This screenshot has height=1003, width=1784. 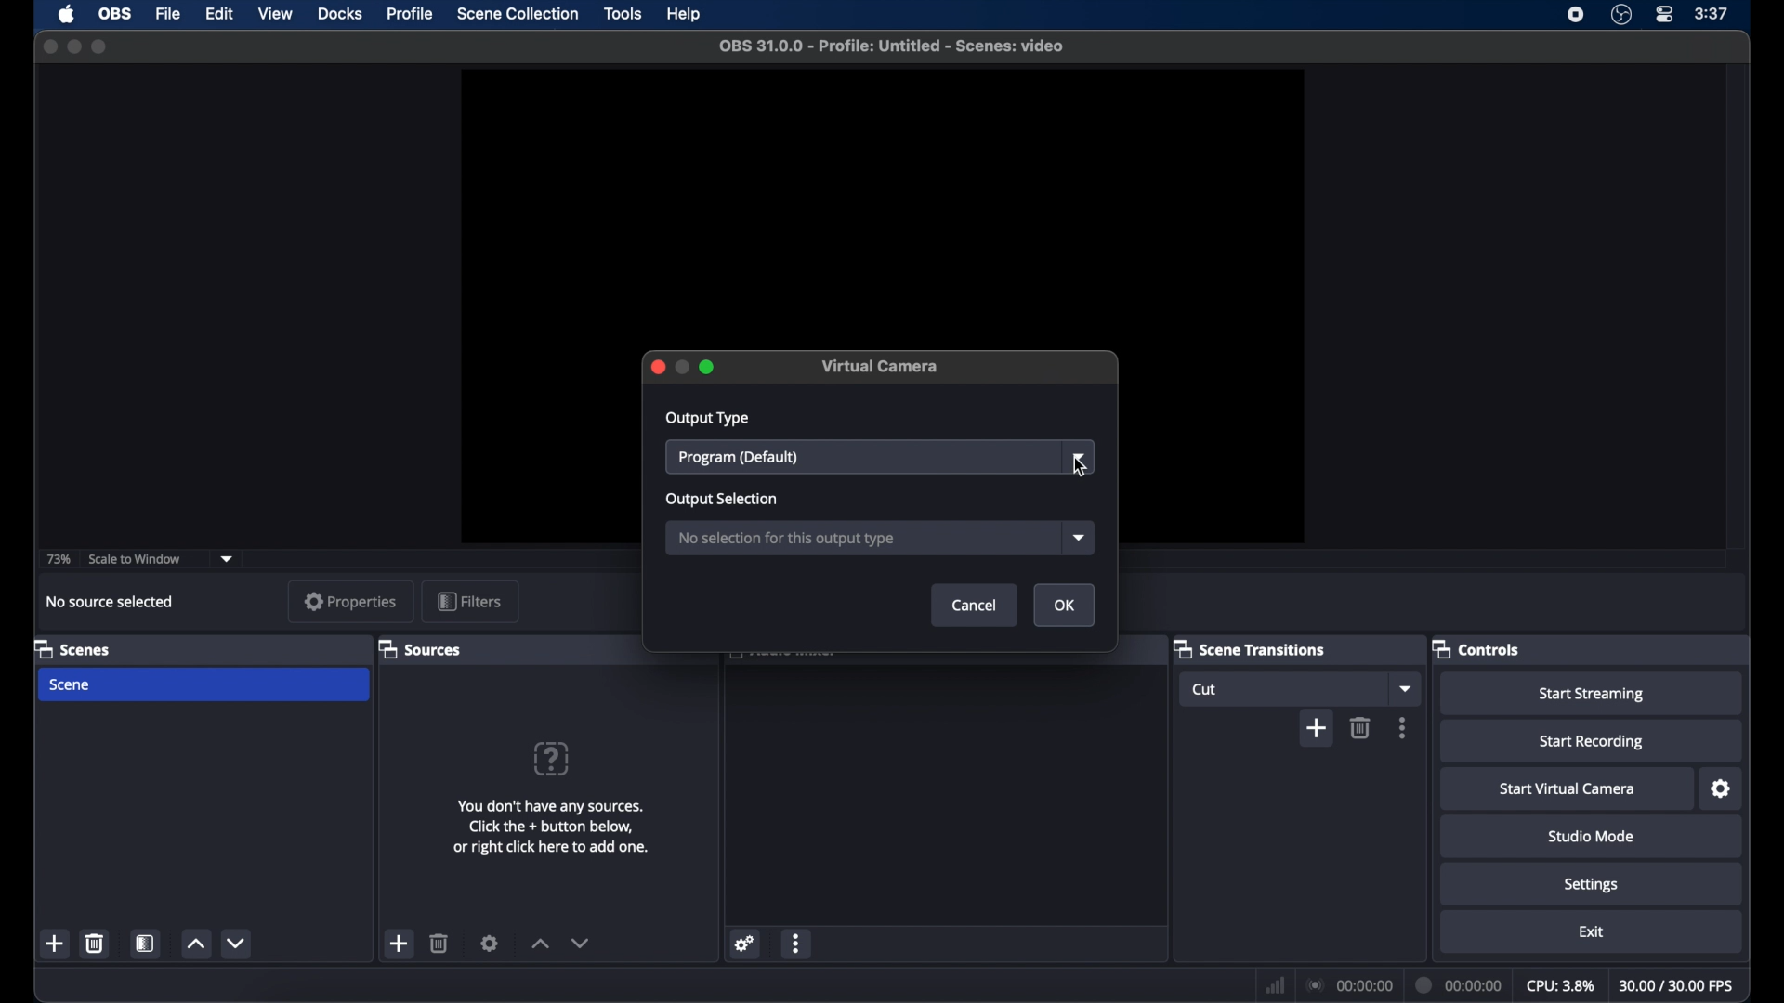 What do you see at coordinates (275, 14) in the screenshot?
I see `view` at bounding box center [275, 14].